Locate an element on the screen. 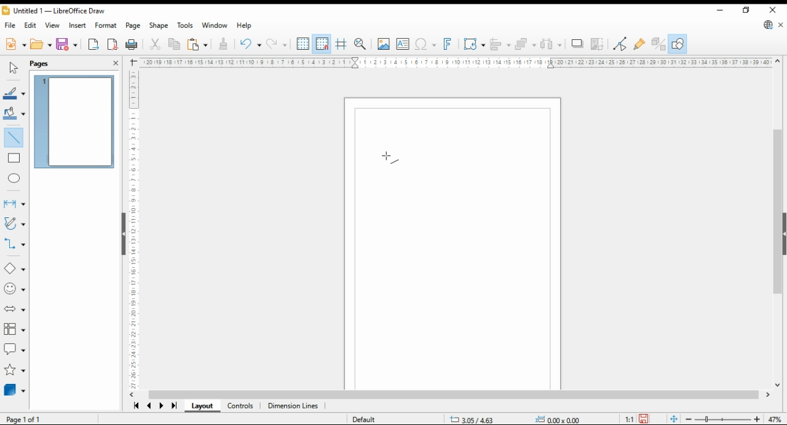 This screenshot has height=425, width=787. insert is located at coordinates (78, 25).